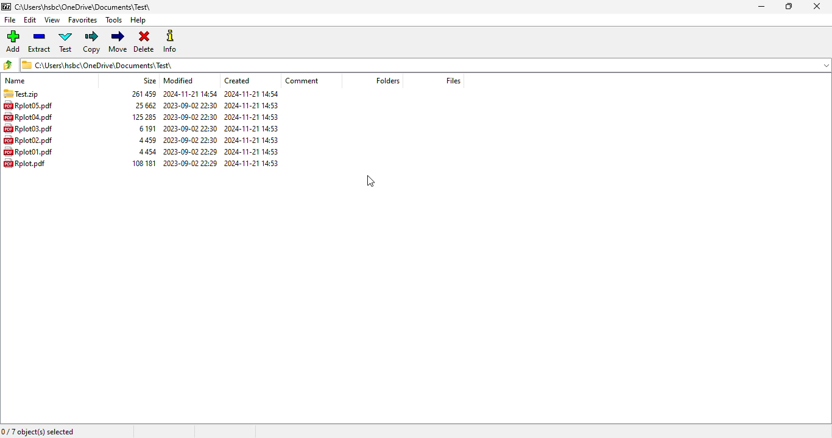  I want to click on modified date & time, so click(191, 128).